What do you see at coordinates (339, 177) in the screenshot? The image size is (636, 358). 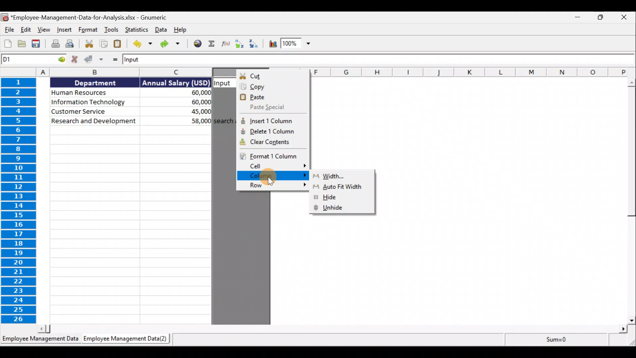 I see `Width` at bounding box center [339, 177].